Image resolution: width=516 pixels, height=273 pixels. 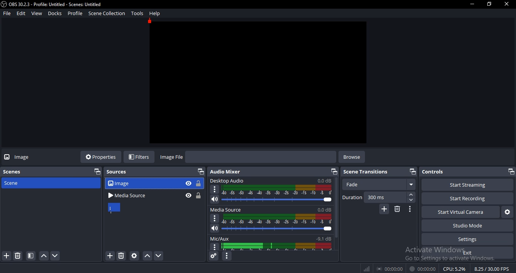 I want to click on restore, so click(x=413, y=171).